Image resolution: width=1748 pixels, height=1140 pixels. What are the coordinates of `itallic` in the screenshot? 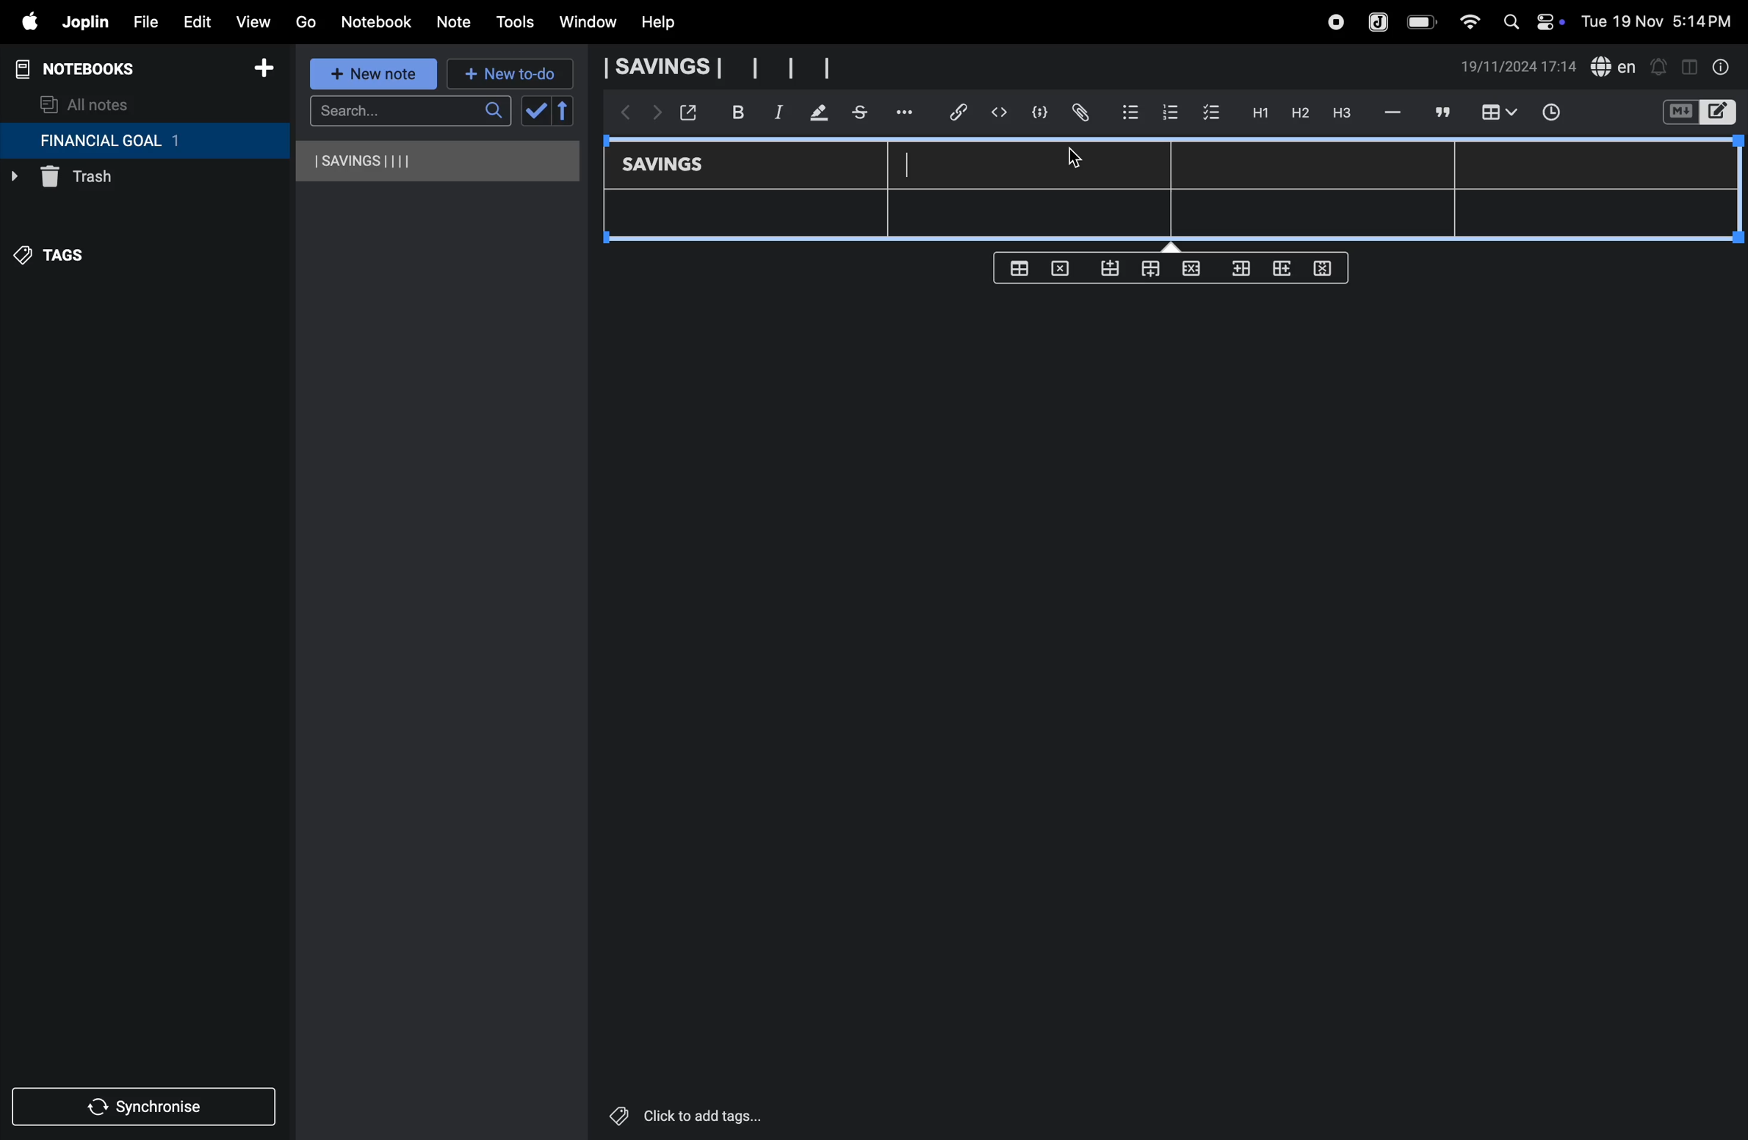 It's located at (776, 112).